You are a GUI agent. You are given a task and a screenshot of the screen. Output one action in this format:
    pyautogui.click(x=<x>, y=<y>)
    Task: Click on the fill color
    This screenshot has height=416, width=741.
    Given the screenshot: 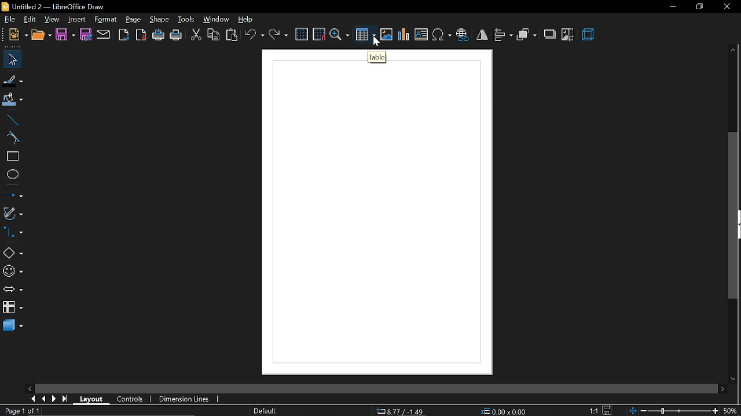 What is the action you would take?
    pyautogui.click(x=13, y=102)
    